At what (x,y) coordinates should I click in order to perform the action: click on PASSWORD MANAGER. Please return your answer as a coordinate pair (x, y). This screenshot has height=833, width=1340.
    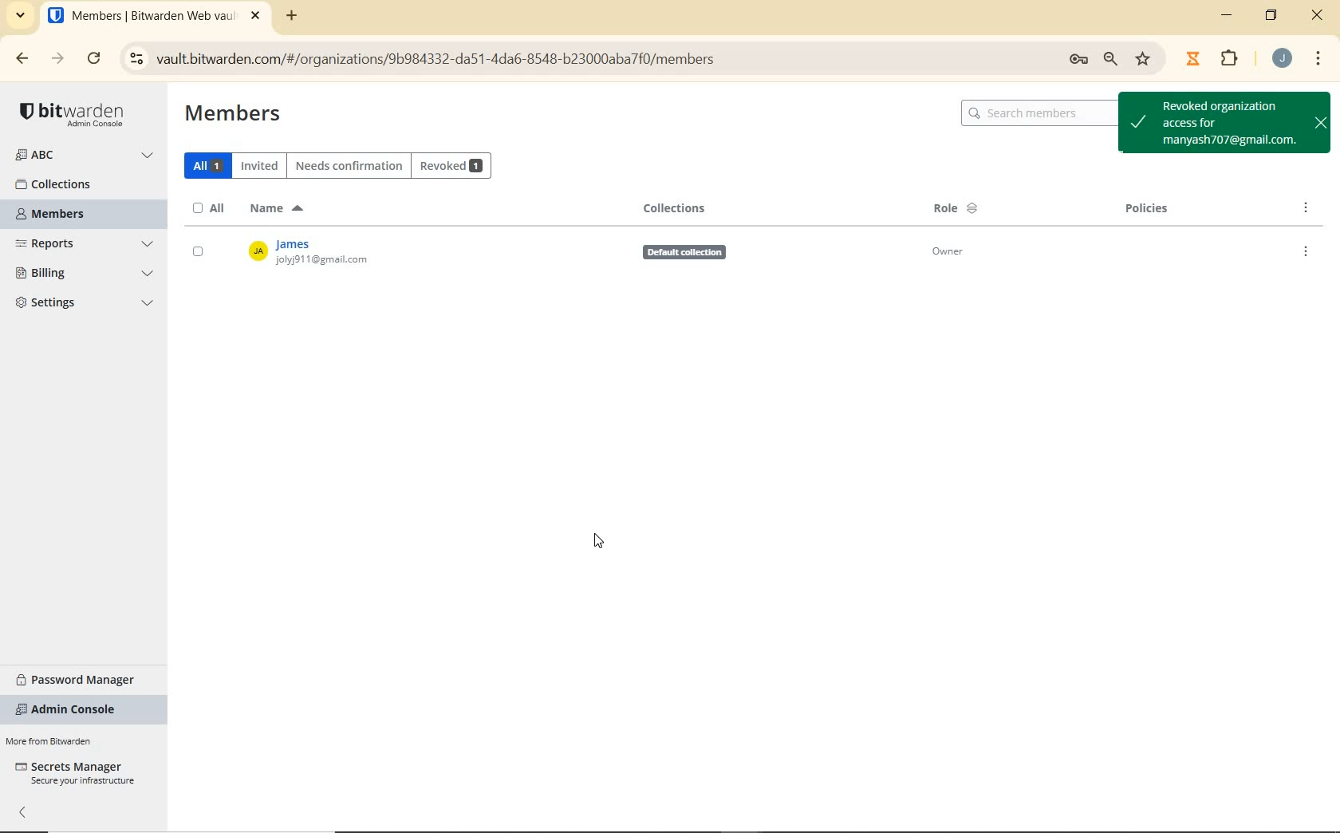
    Looking at the image, I should click on (82, 677).